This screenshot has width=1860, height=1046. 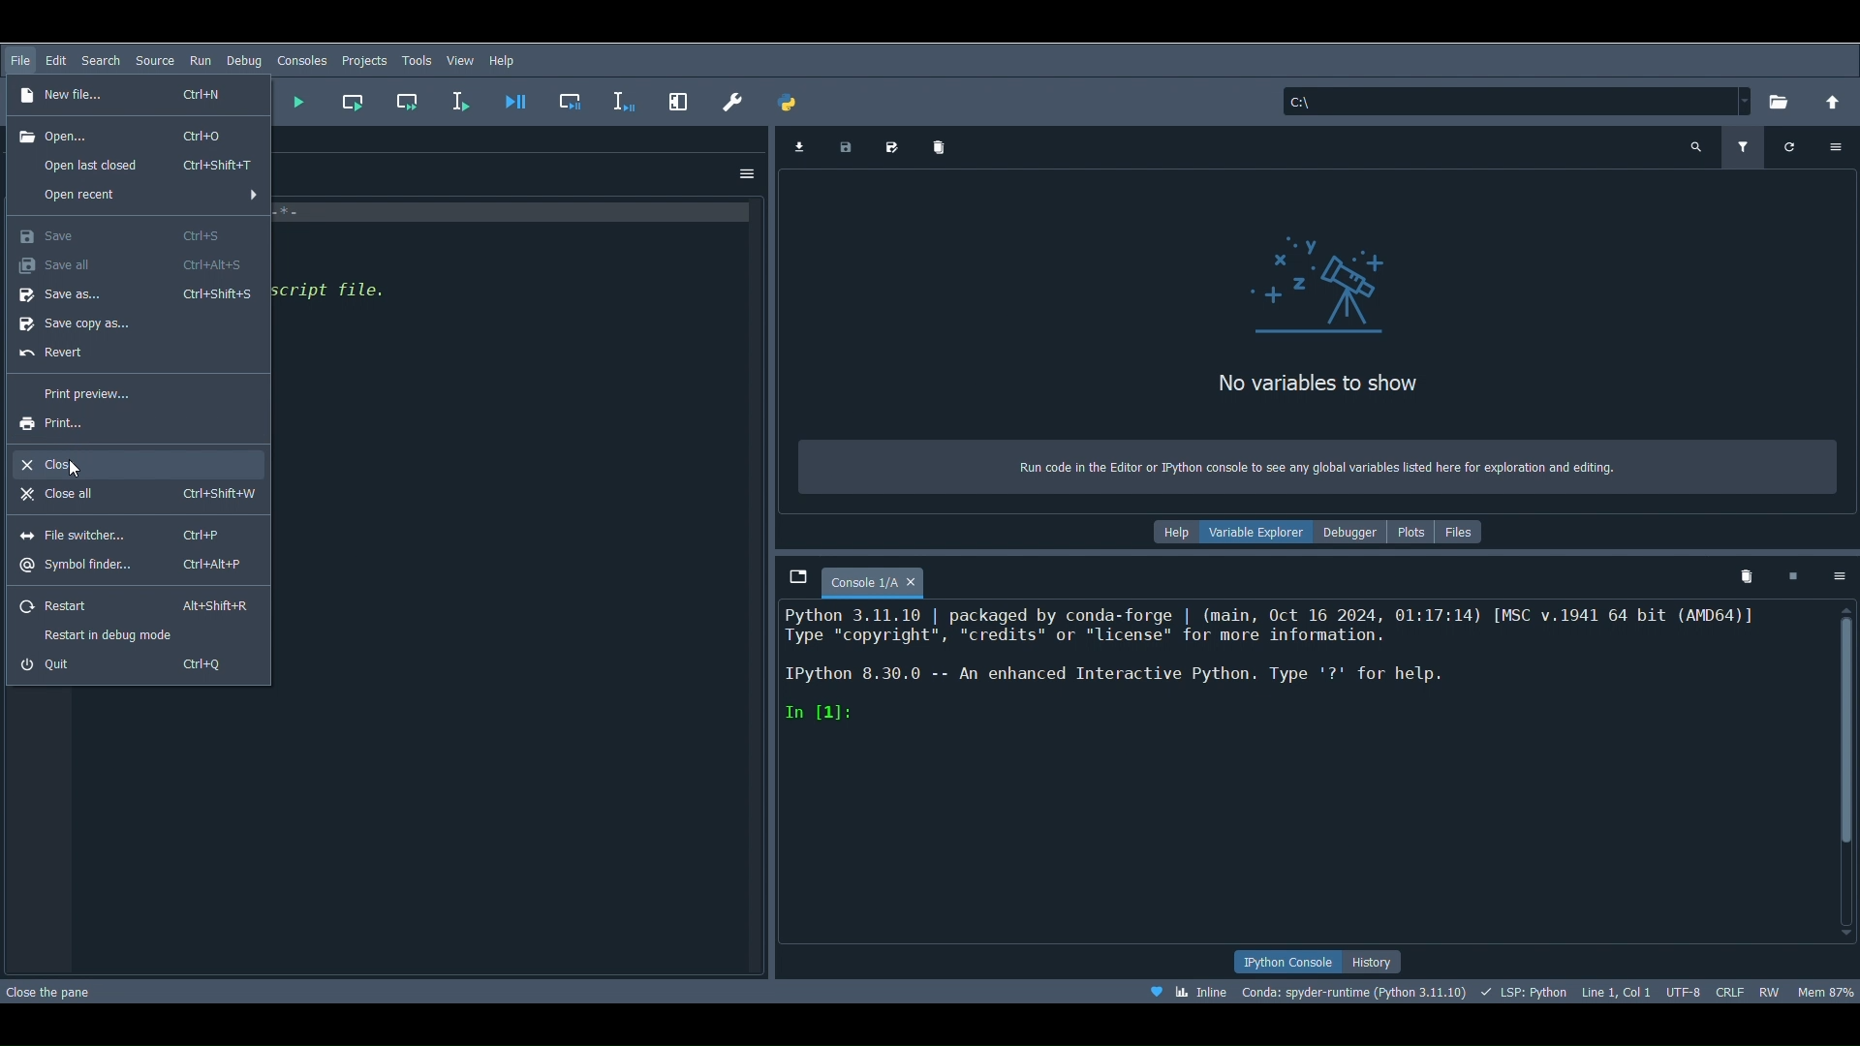 What do you see at coordinates (790, 101) in the screenshot?
I see `PYTHONPATH manager` at bounding box center [790, 101].